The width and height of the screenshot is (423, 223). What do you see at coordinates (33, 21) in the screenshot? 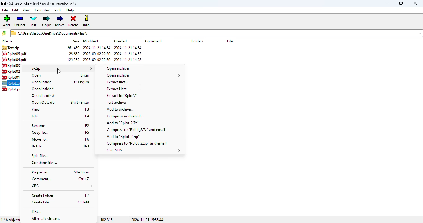
I see `test` at bounding box center [33, 21].